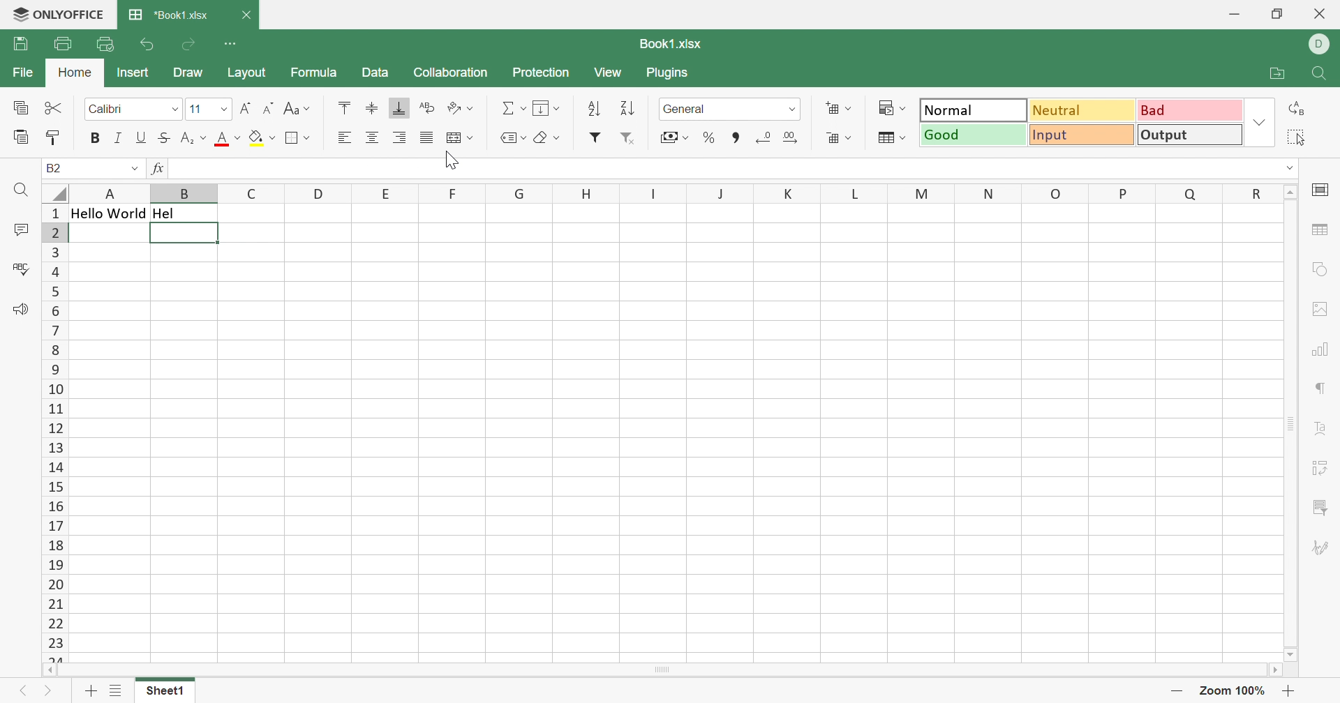  Describe the element at coordinates (660, 670) in the screenshot. I see `Scroll bar` at that location.